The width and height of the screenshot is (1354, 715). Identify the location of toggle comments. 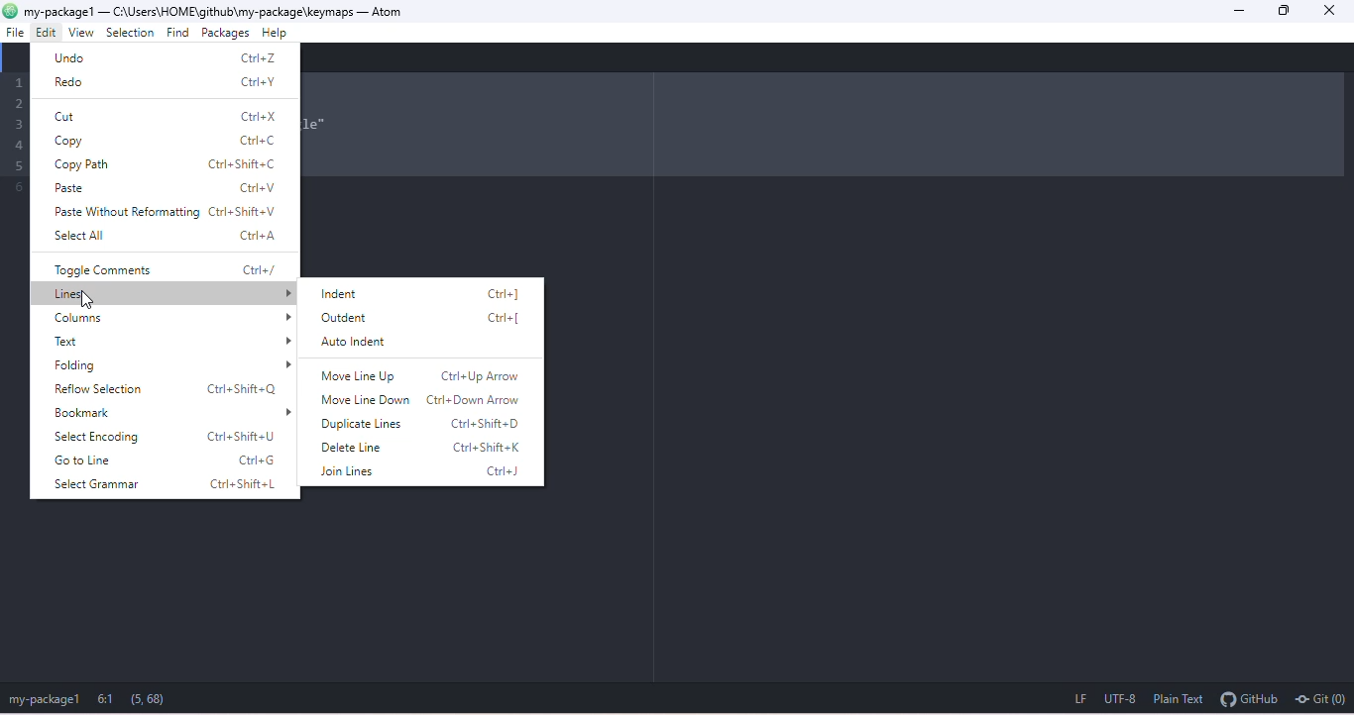
(165, 269).